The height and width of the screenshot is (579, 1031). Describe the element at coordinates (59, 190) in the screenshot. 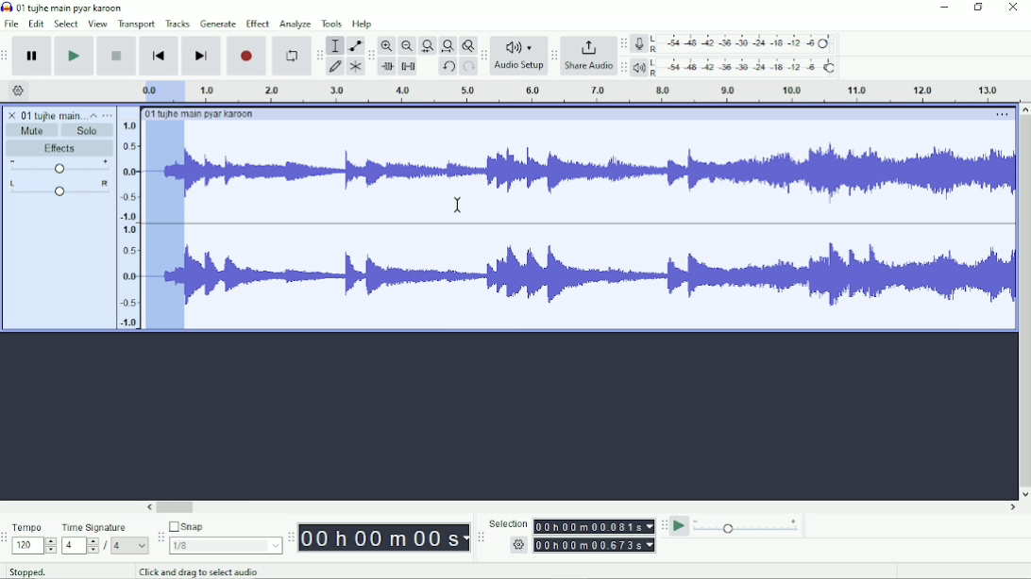

I see `Pan` at that location.